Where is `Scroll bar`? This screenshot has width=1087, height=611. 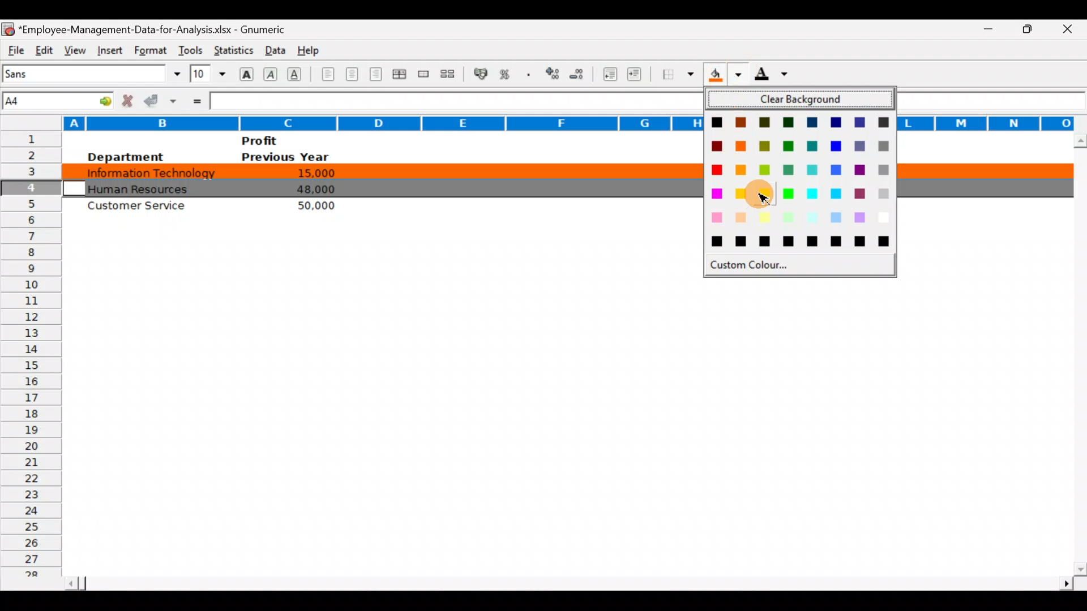 Scroll bar is located at coordinates (567, 580).